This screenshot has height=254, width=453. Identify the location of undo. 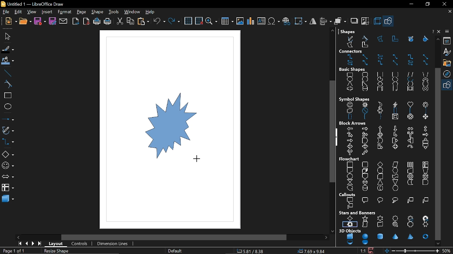
(159, 22).